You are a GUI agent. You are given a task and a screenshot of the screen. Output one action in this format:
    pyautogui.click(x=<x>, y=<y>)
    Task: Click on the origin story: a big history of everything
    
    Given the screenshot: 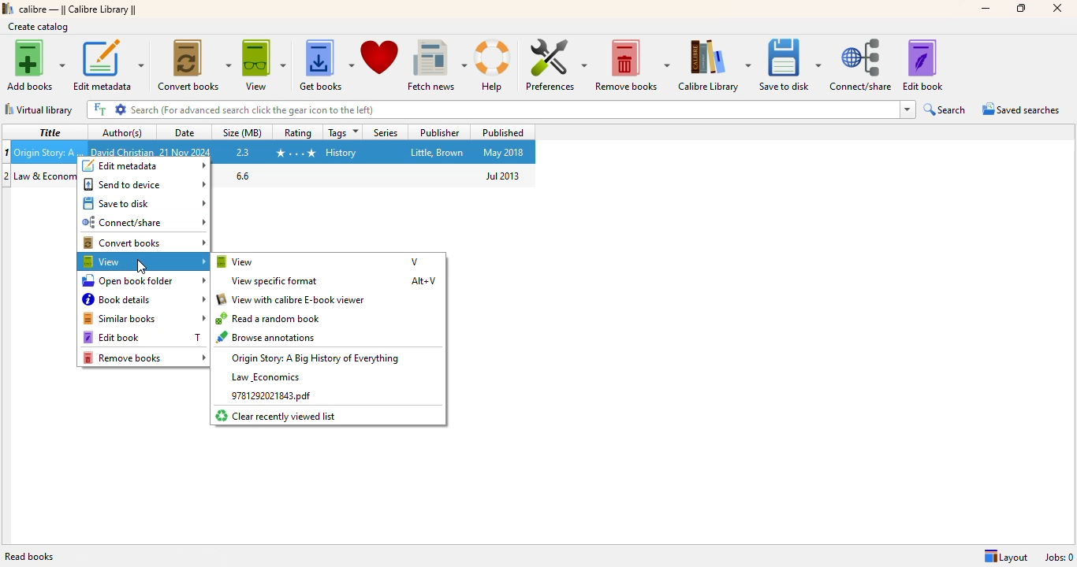 What is the action you would take?
    pyautogui.click(x=315, y=358)
    